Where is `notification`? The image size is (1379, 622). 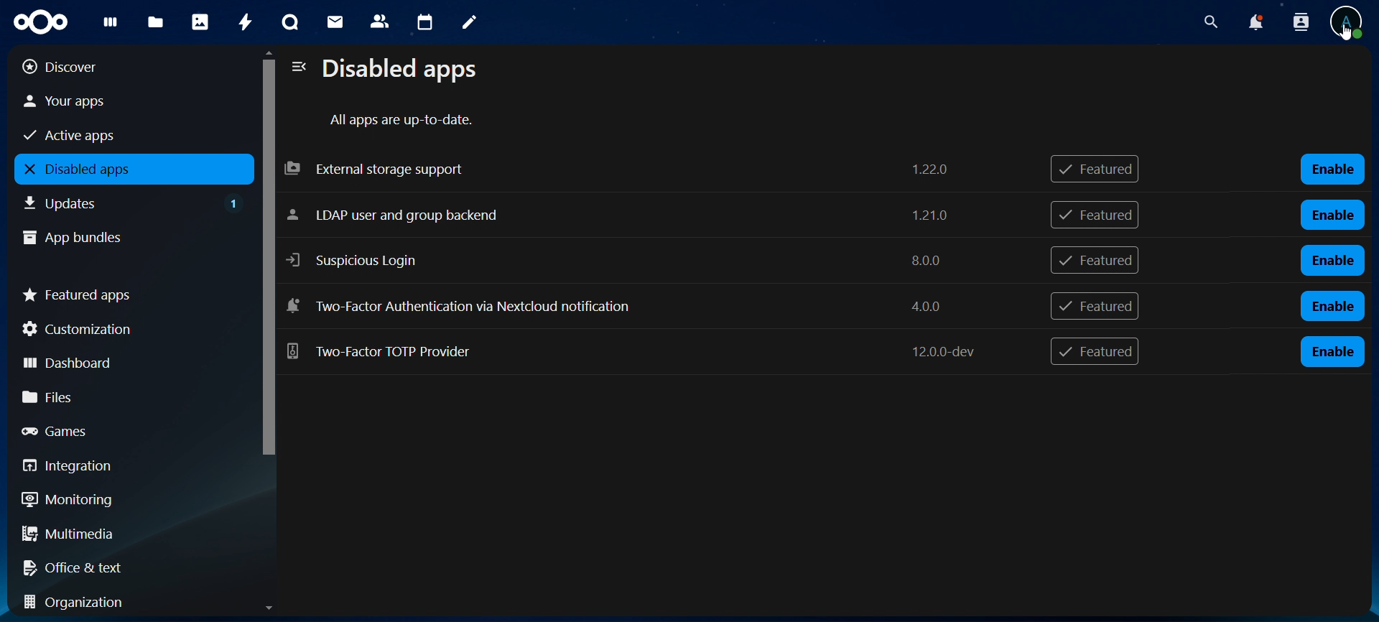
notification is located at coordinates (1298, 22).